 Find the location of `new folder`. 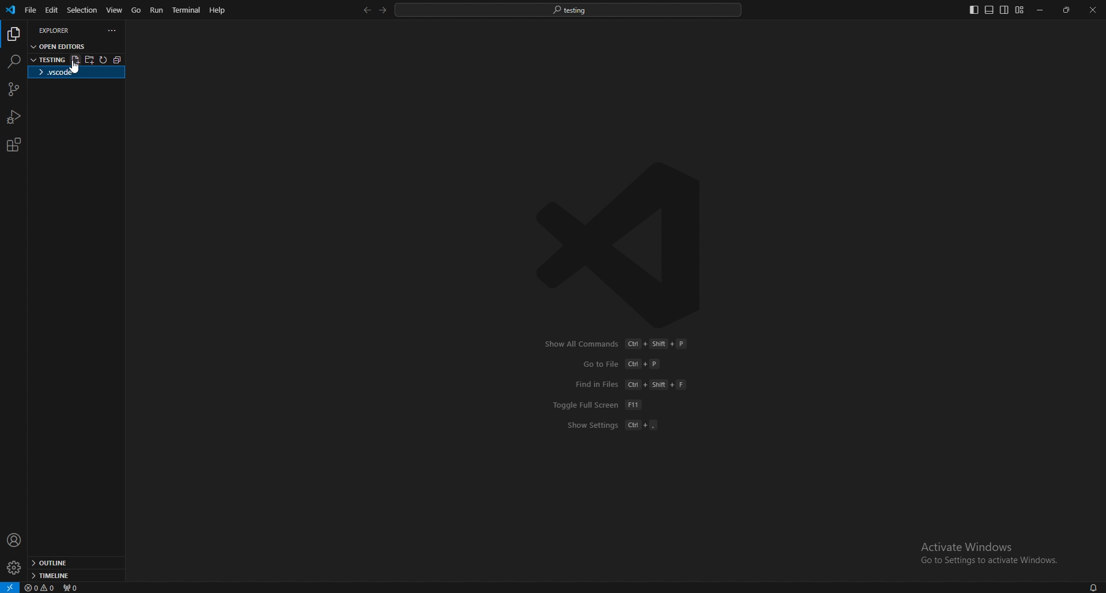

new folder is located at coordinates (90, 59).